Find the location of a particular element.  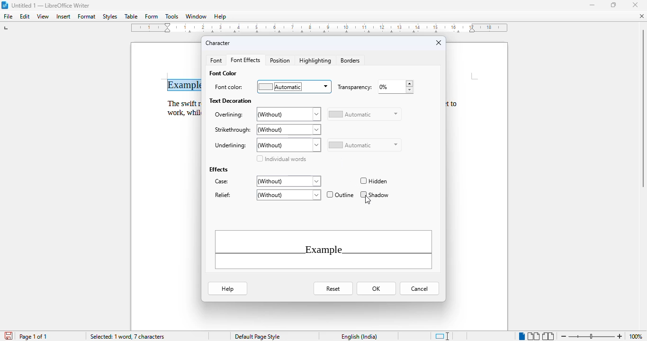

relief: (Without) is located at coordinates (267, 195).